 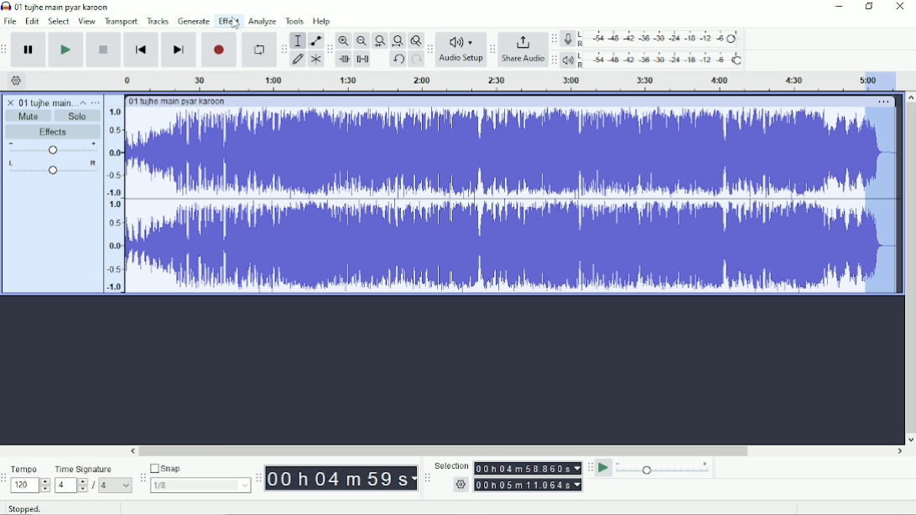 I want to click on Audio Setup, so click(x=461, y=49).